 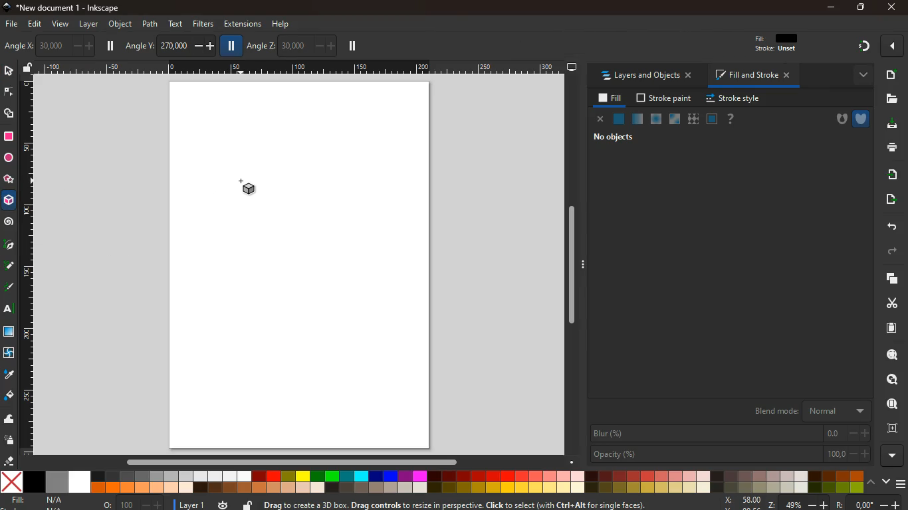 What do you see at coordinates (247, 503) in the screenshot?
I see `unlock` at bounding box center [247, 503].